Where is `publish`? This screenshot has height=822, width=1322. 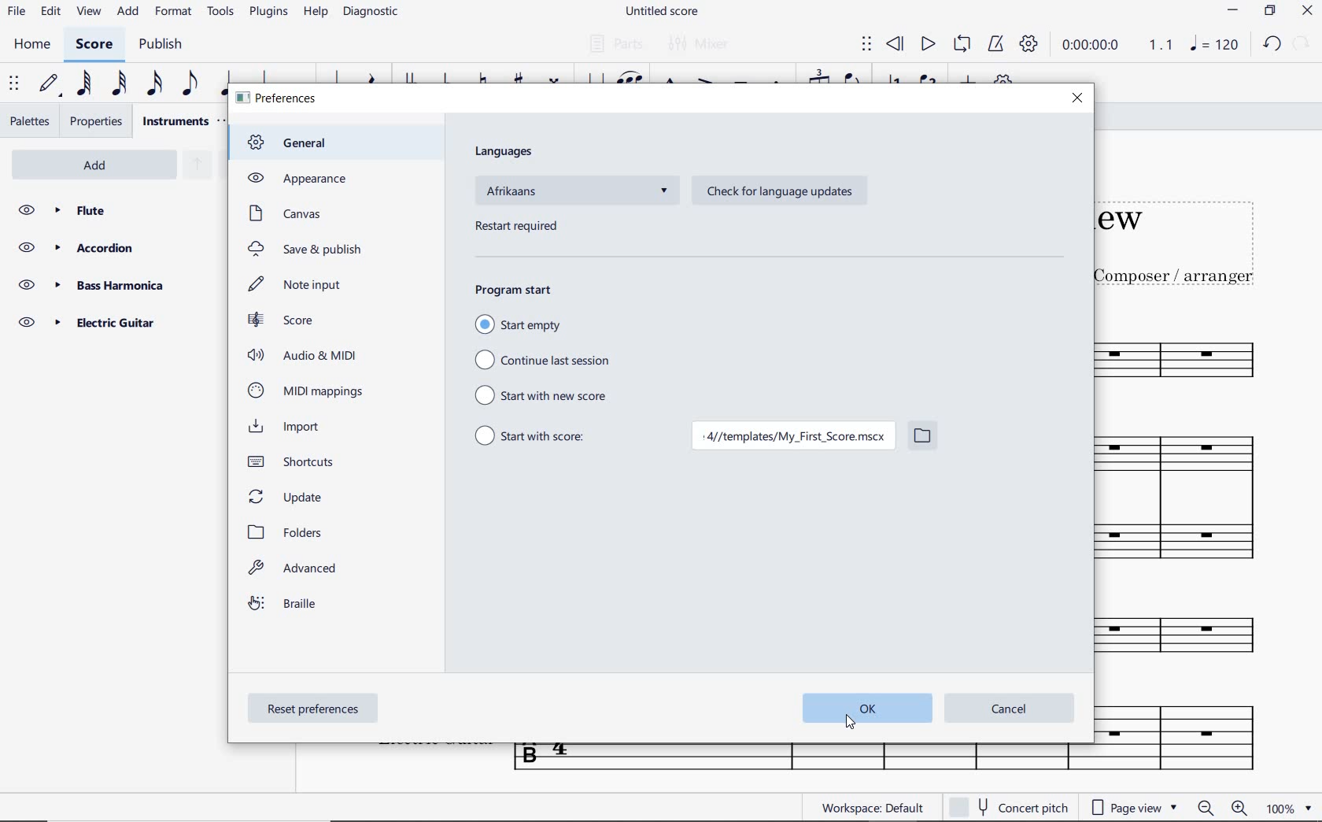 publish is located at coordinates (164, 46).